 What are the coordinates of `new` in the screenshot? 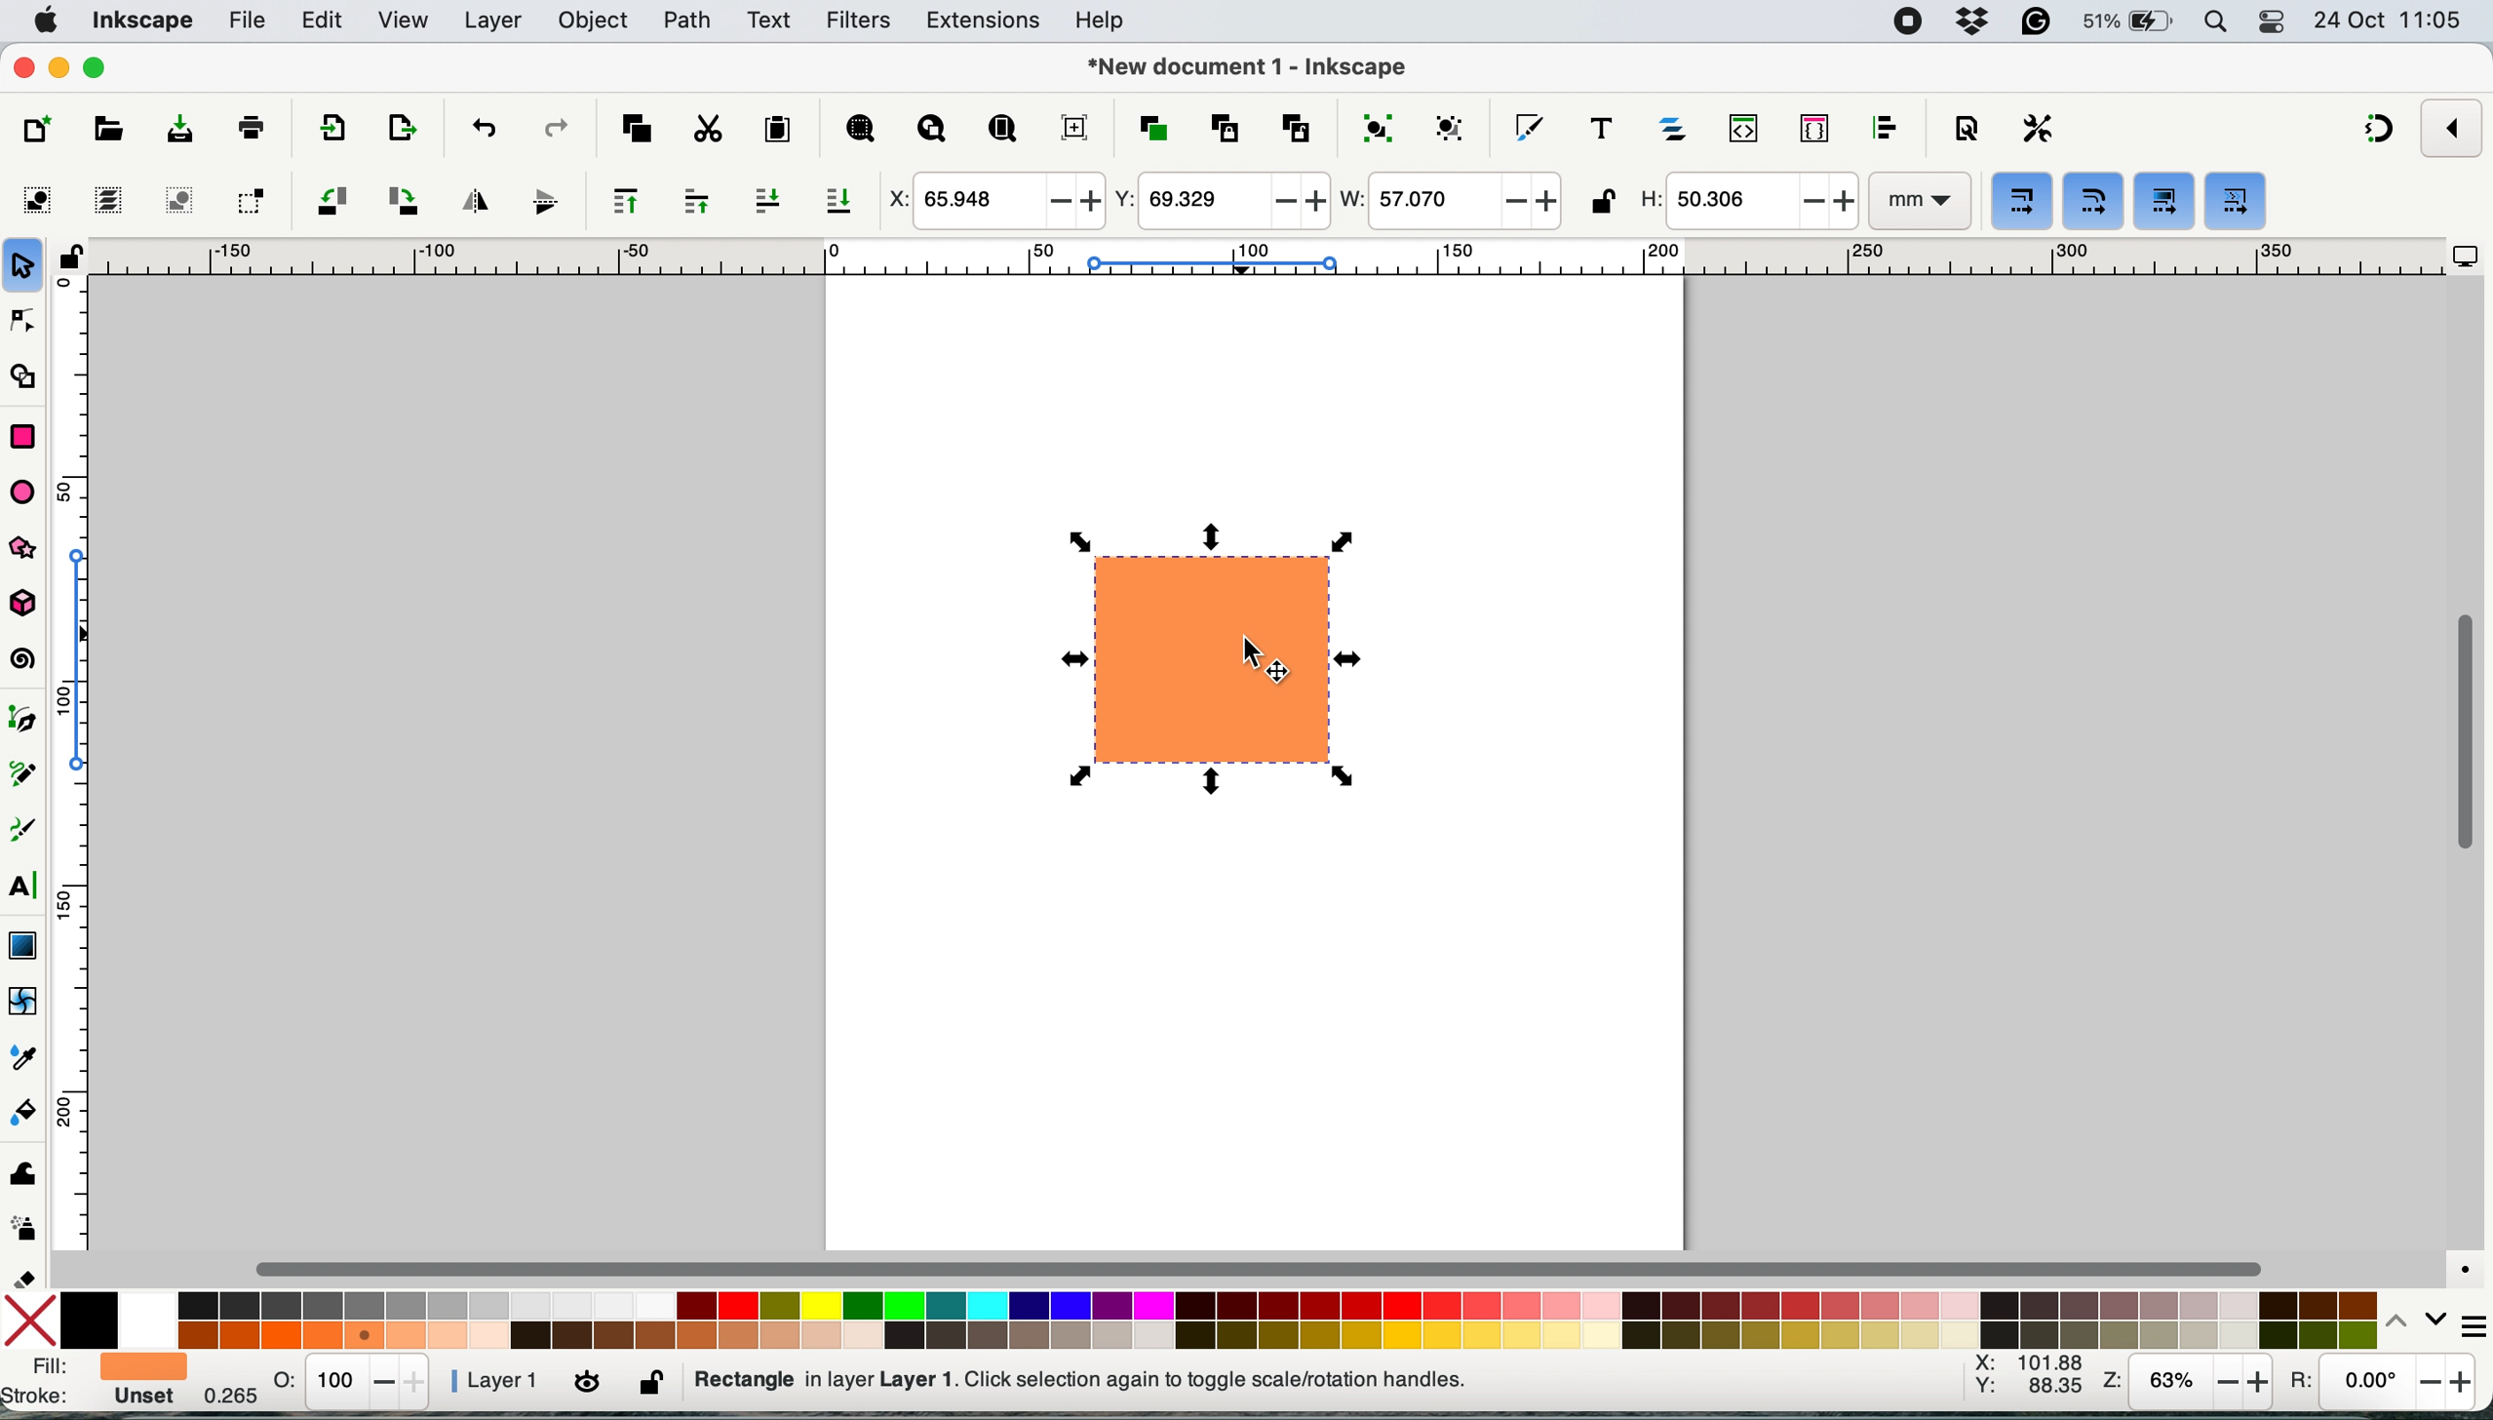 It's located at (41, 130).